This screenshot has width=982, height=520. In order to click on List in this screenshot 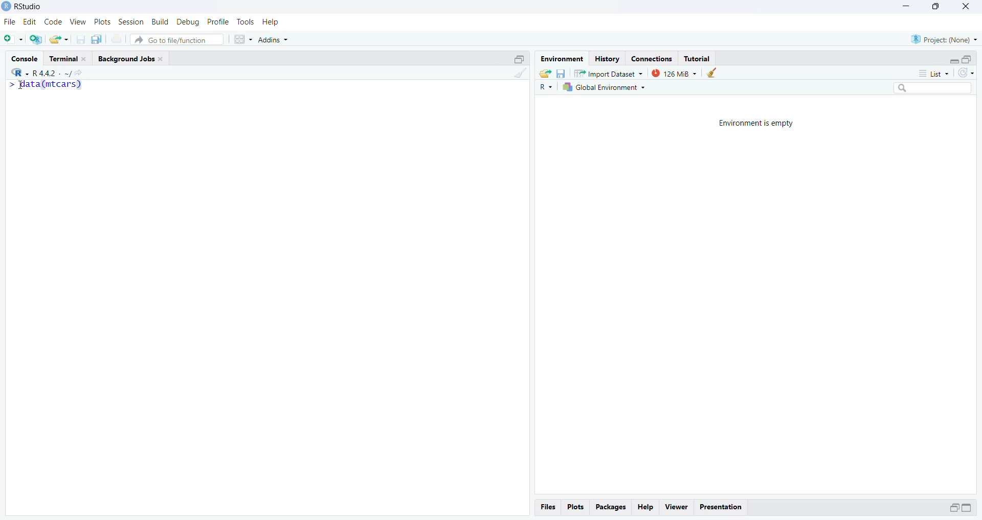, I will do `click(933, 73)`.